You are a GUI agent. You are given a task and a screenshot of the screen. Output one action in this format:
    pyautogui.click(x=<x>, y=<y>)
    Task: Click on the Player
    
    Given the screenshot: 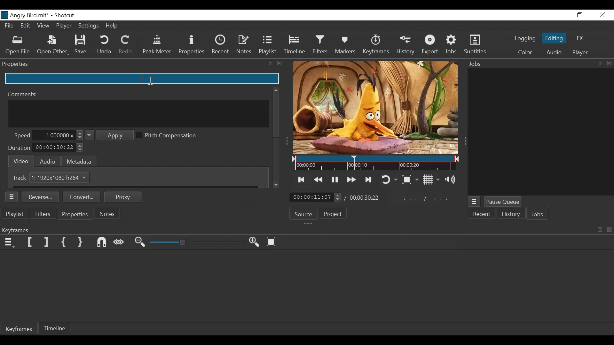 What is the action you would take?
    pyautogui.click(x=64, y=26)
    